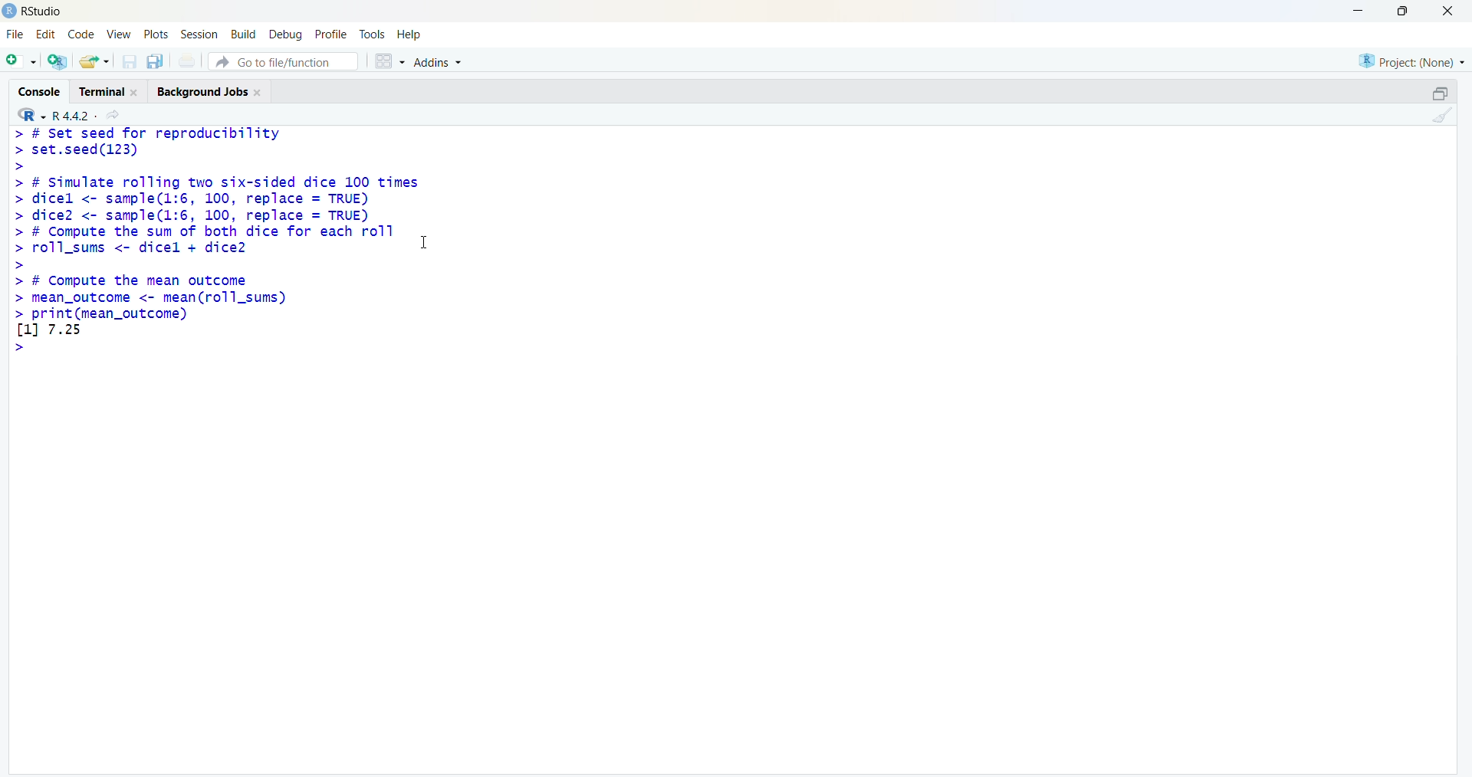  I want to click on code, so click(81, 34).